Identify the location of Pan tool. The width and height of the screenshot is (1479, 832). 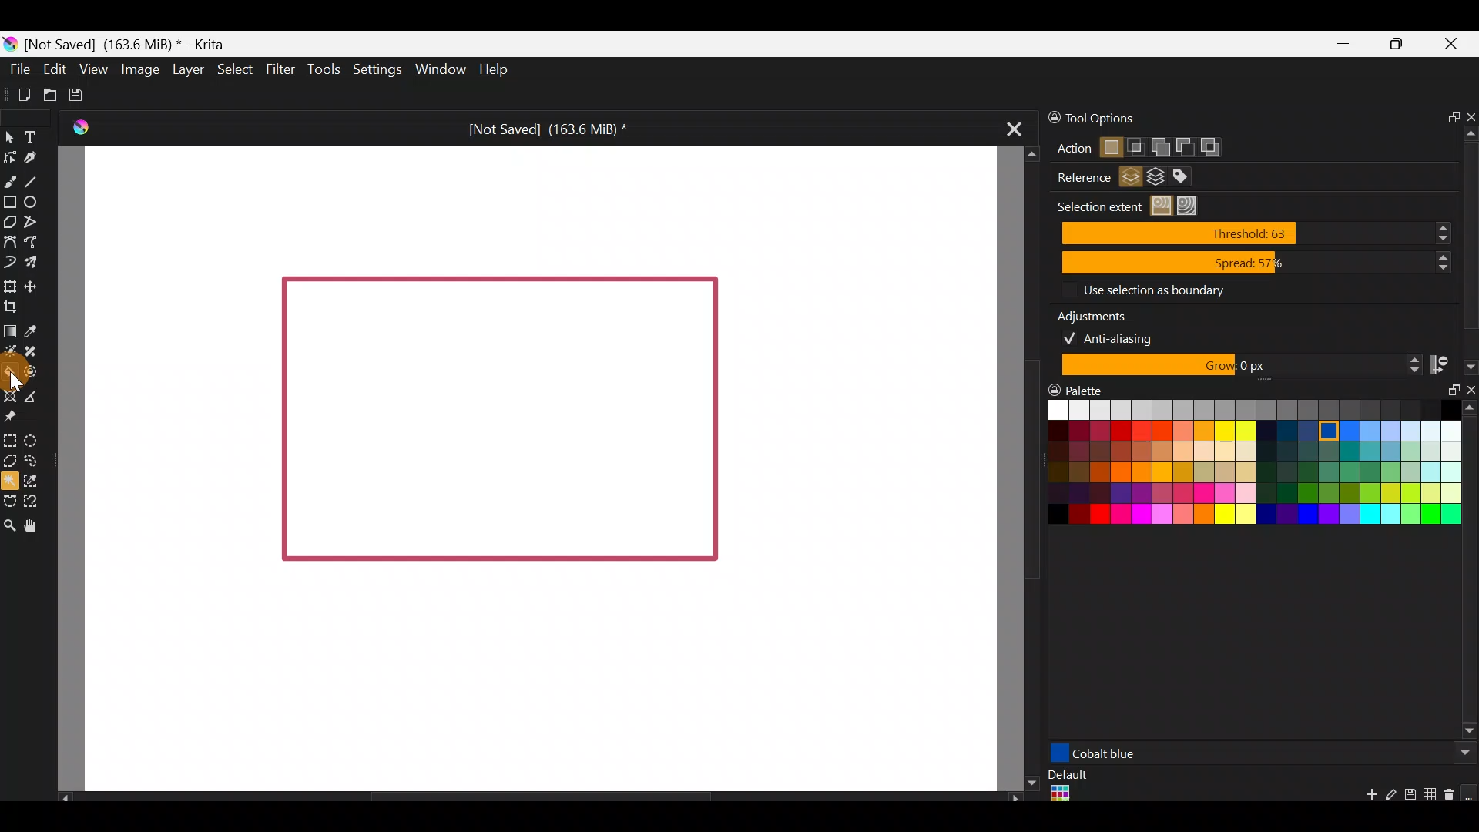
(35, 524).